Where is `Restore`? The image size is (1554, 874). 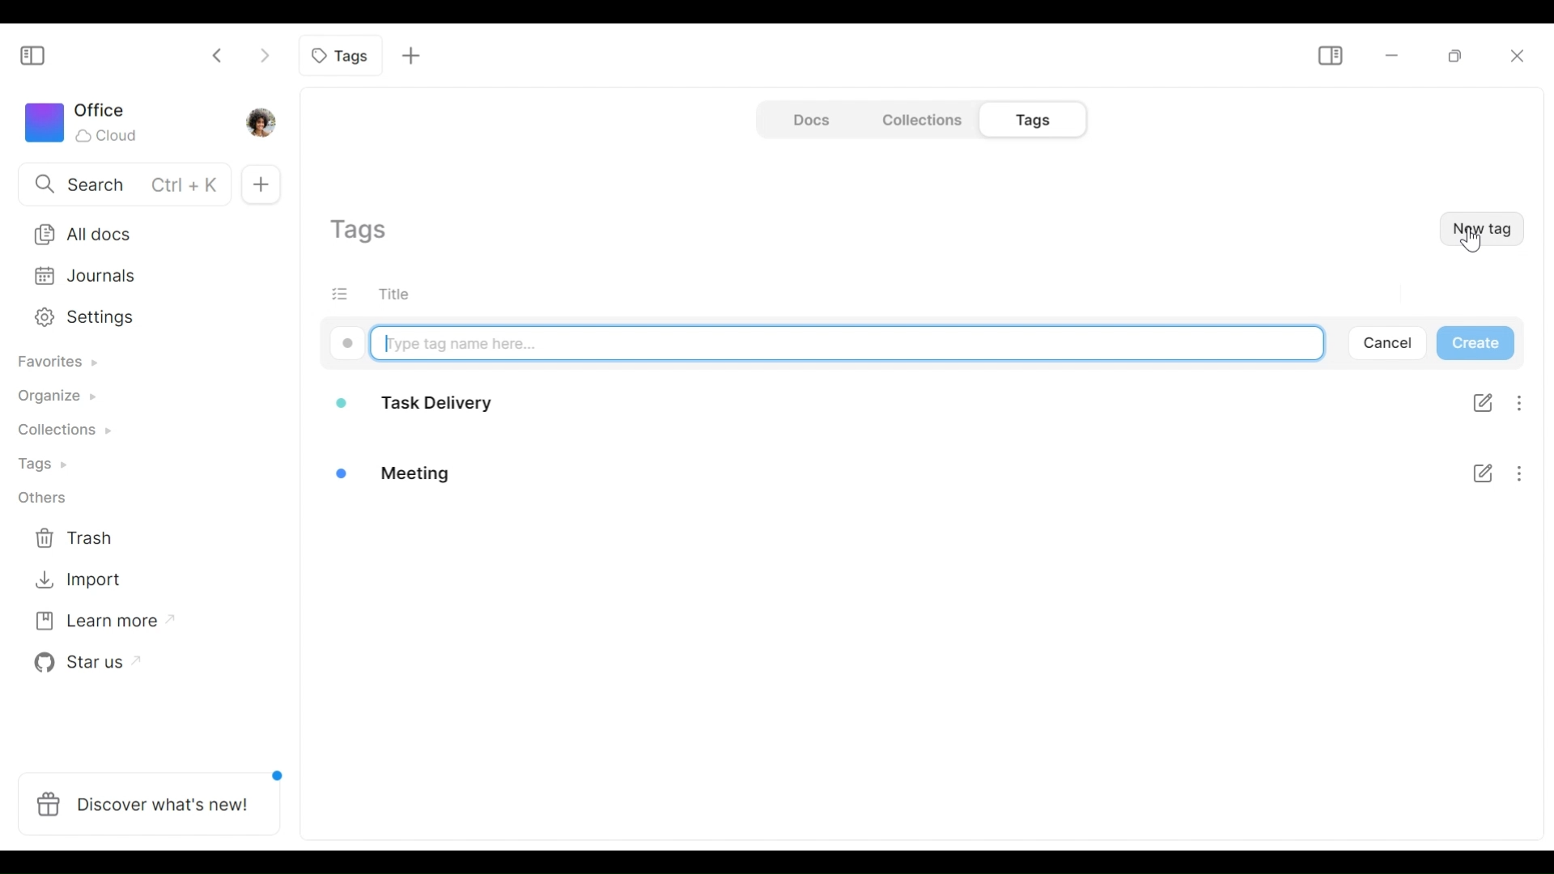 Restore is located at coordinates (1454, 57).